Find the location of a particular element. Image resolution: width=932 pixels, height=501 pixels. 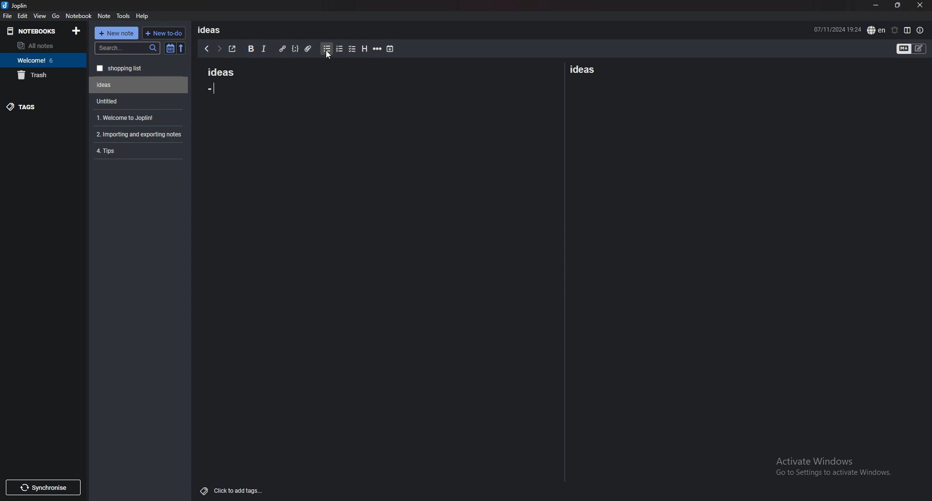

edit is located at coordinates (22, 16).